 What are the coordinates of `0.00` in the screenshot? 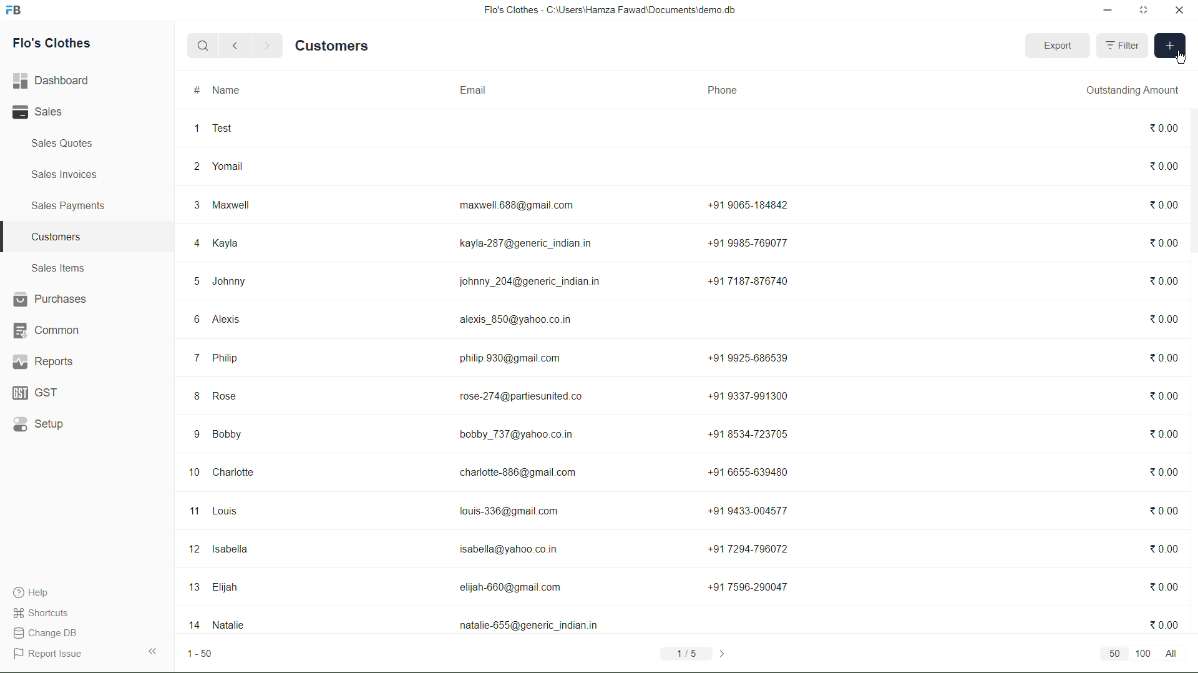 It's located at (1163, 396).